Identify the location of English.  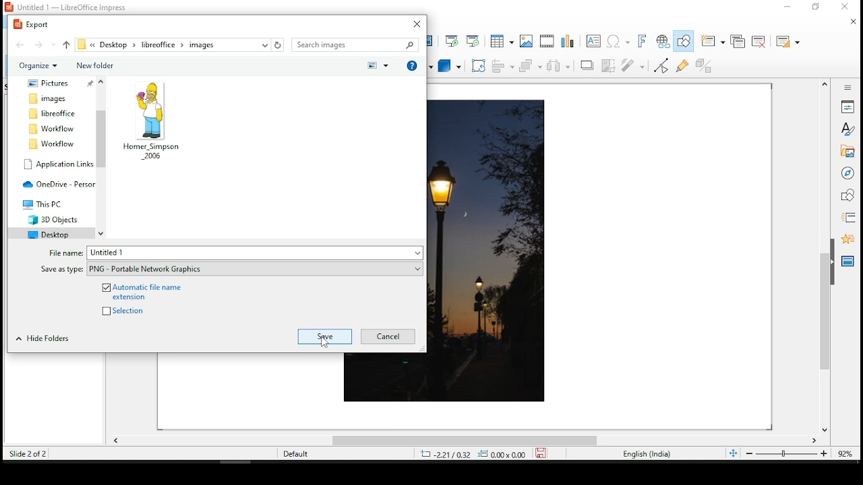
(646, 455).